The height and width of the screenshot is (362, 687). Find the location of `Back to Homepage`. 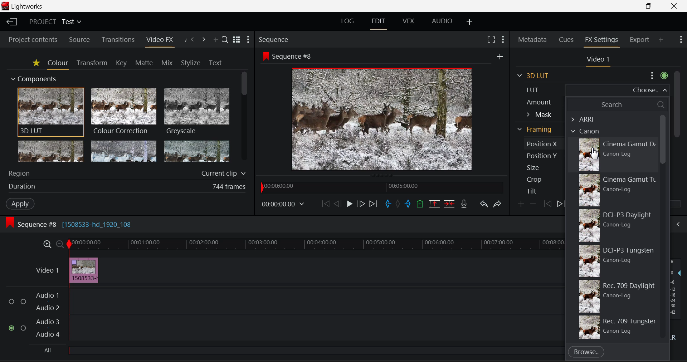

Back to Homepage is located at coordinates (10, 22).